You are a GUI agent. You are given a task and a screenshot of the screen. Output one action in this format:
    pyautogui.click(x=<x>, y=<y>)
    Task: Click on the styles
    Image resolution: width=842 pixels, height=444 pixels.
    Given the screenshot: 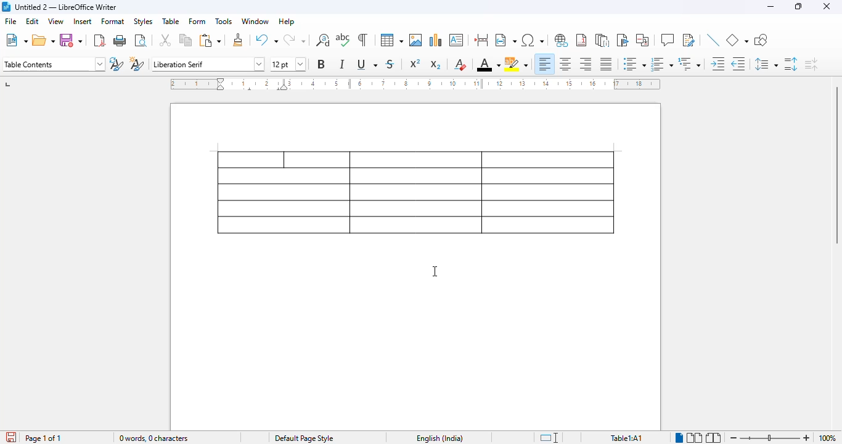 What is the action you would take?
    pyautogui.click(x=143, y=22)
    